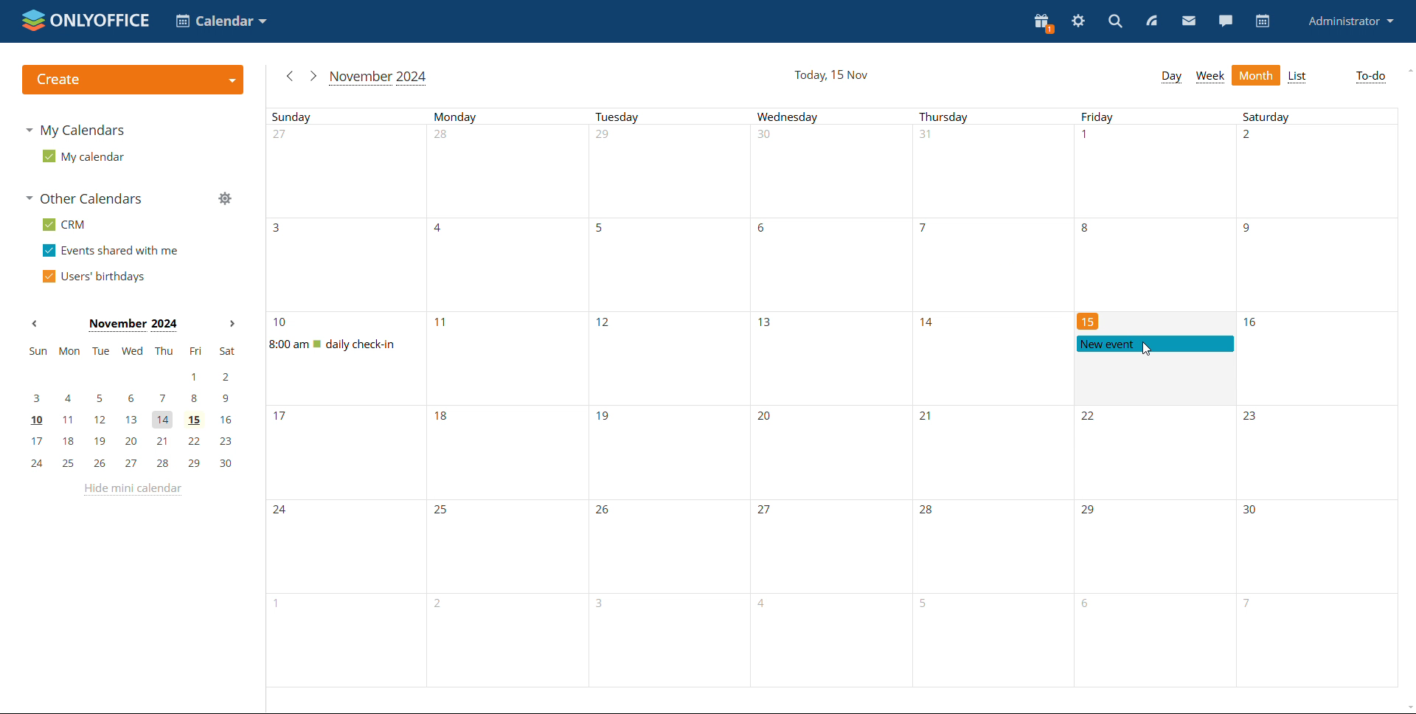  I want to click on Number, so click(445, 420).